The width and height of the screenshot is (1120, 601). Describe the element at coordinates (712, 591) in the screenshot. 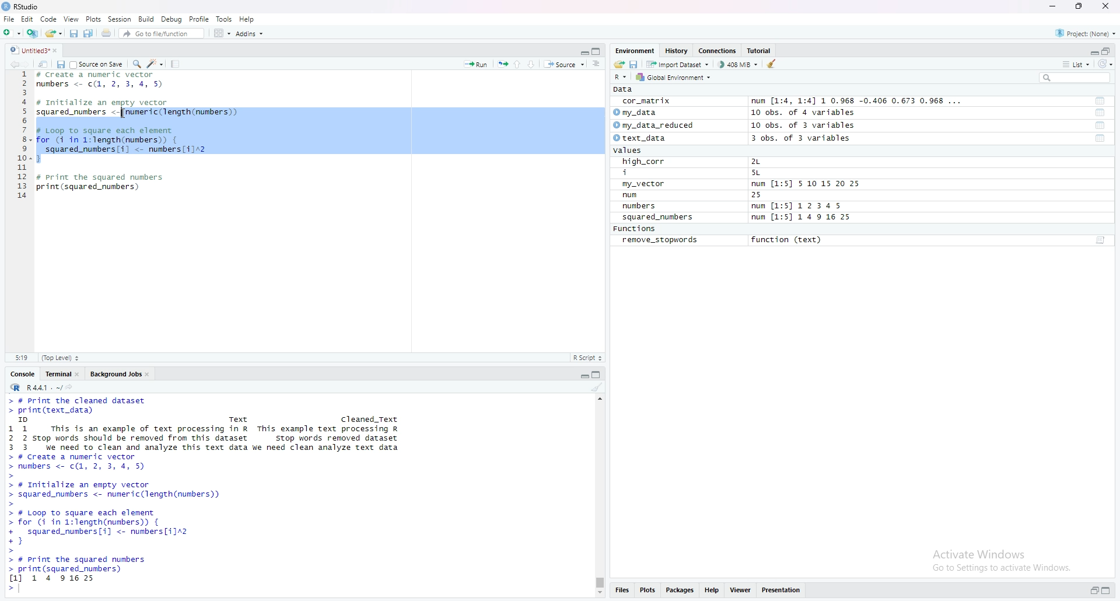

I see `Help` at that location.